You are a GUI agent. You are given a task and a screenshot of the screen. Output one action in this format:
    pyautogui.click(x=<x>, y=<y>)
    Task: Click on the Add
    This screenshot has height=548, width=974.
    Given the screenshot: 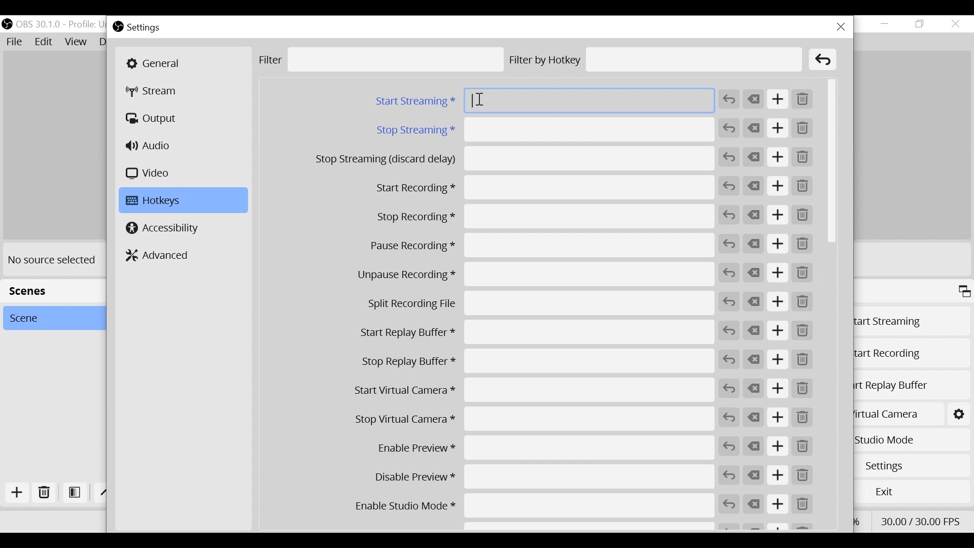 What is the action you would take?
    pyautogui.click(x=778, y=100)
    